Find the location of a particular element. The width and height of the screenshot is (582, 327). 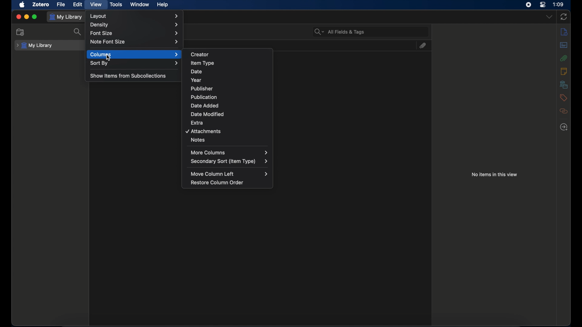

tags is located at coordinates (563, 97).